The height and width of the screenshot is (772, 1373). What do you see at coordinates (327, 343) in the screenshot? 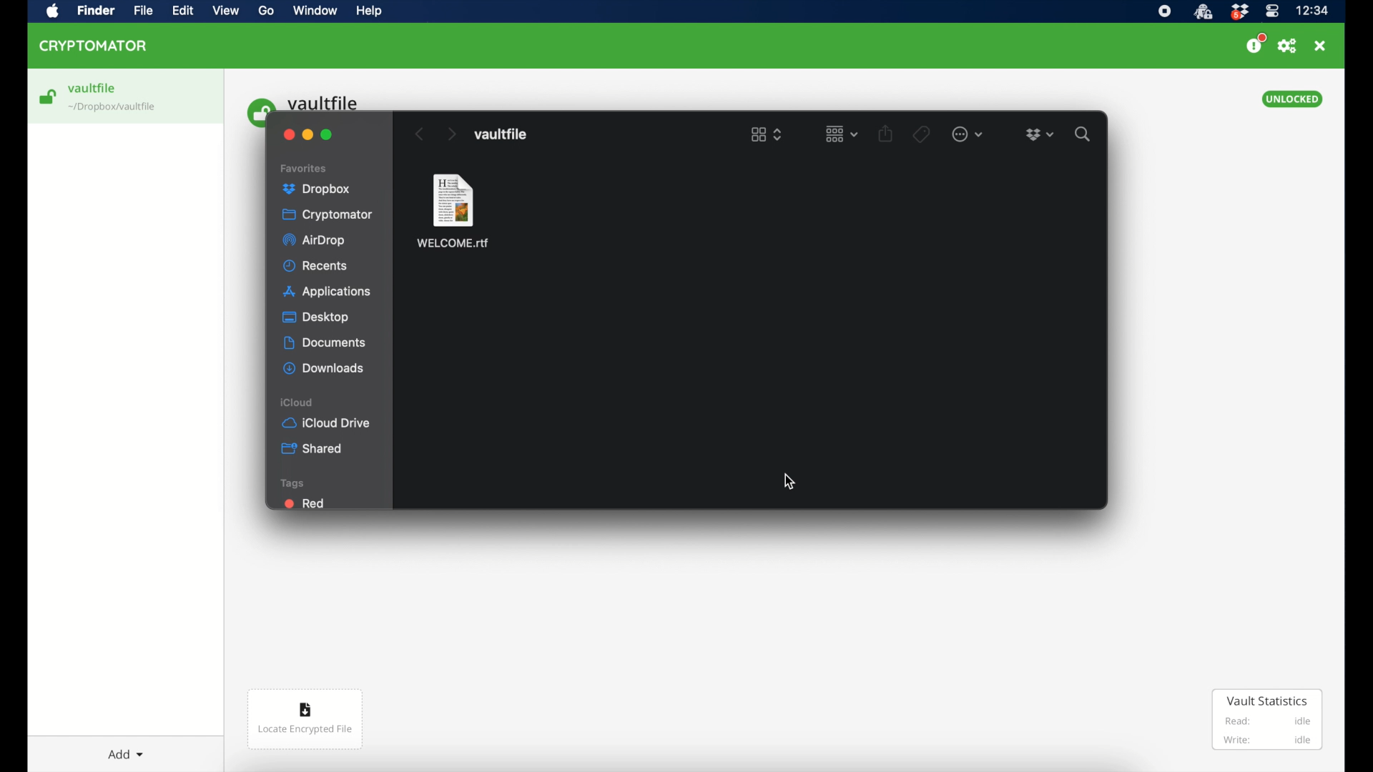
I see `documents` at bounding box center [327, 343].